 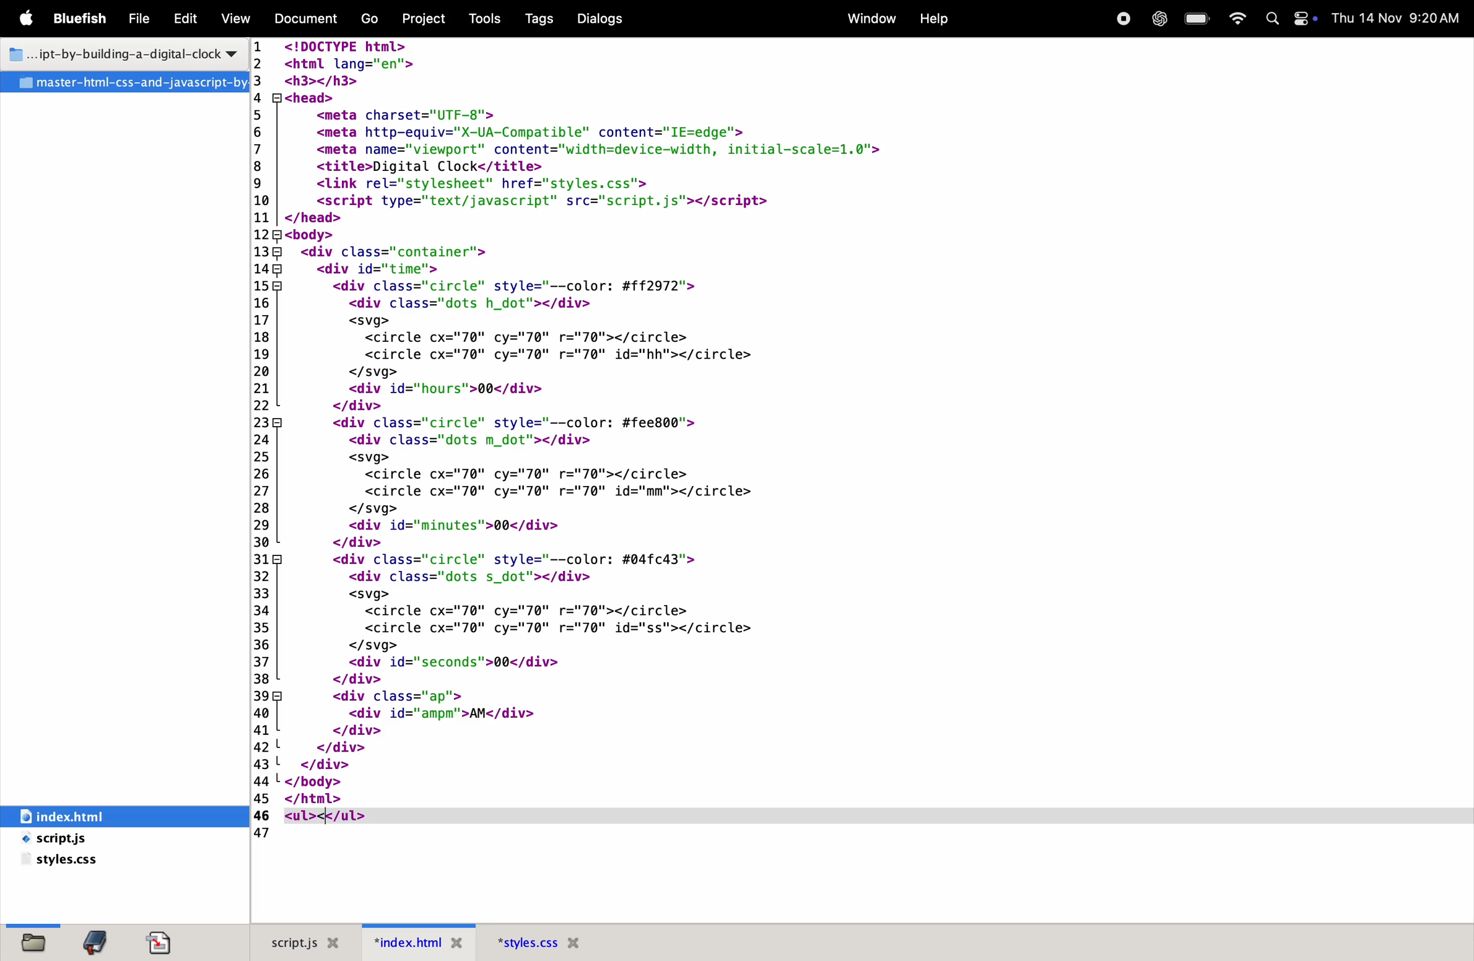 I want to click on Projects, so click(x=429, y=17).